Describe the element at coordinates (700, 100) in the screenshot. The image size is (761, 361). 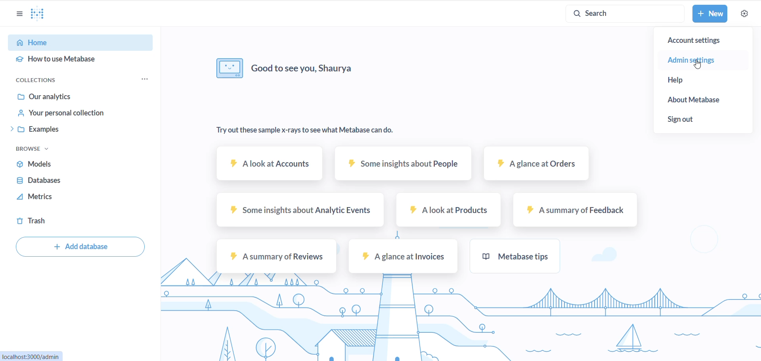
I see `about metabase` at that location.